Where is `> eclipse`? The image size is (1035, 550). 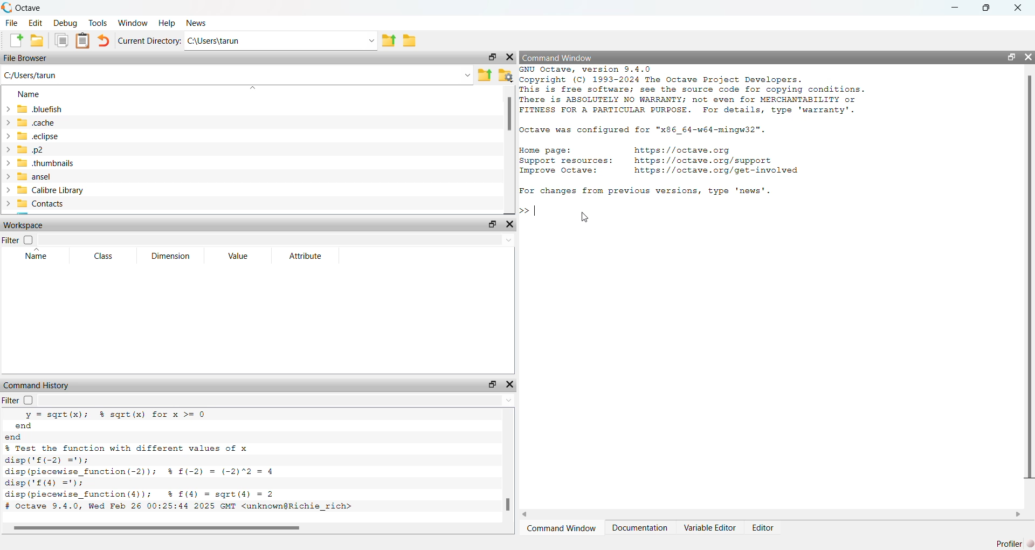
> eclipse is located at coordinates (33, 137).